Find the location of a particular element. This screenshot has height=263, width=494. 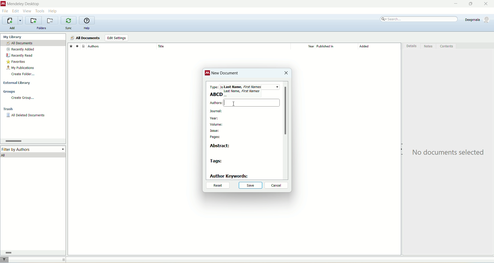

cursor is located at coordinates (233, 103).